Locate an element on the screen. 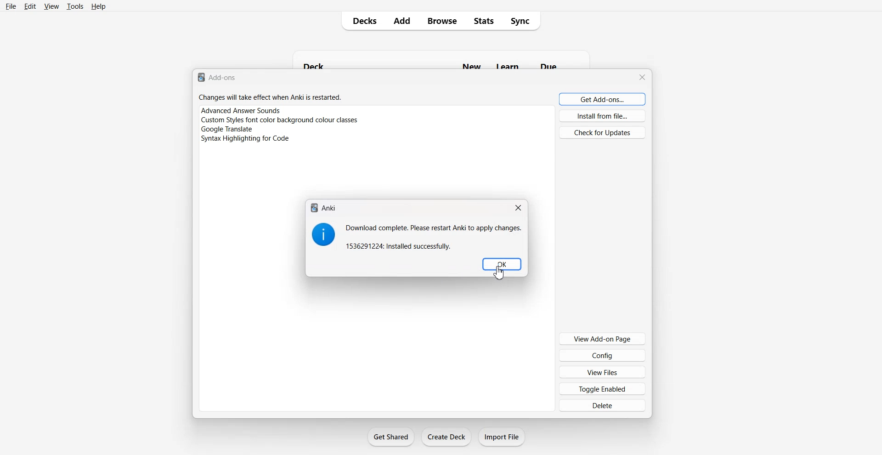 This screenshot has width=882, height=455. Anki is located at coordinates (331, 209).